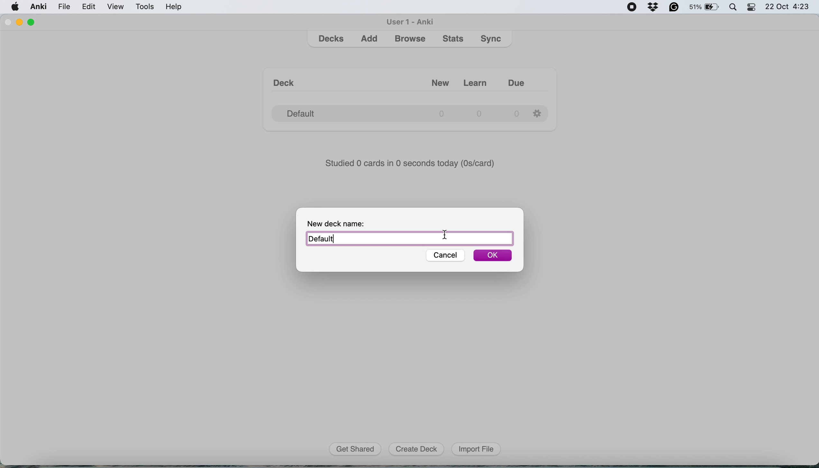 This screenshot has height=468, width=819. What do you see at coordinates (118, 7) in the screenshot?
I see `view` at bounding box center [118, 7].